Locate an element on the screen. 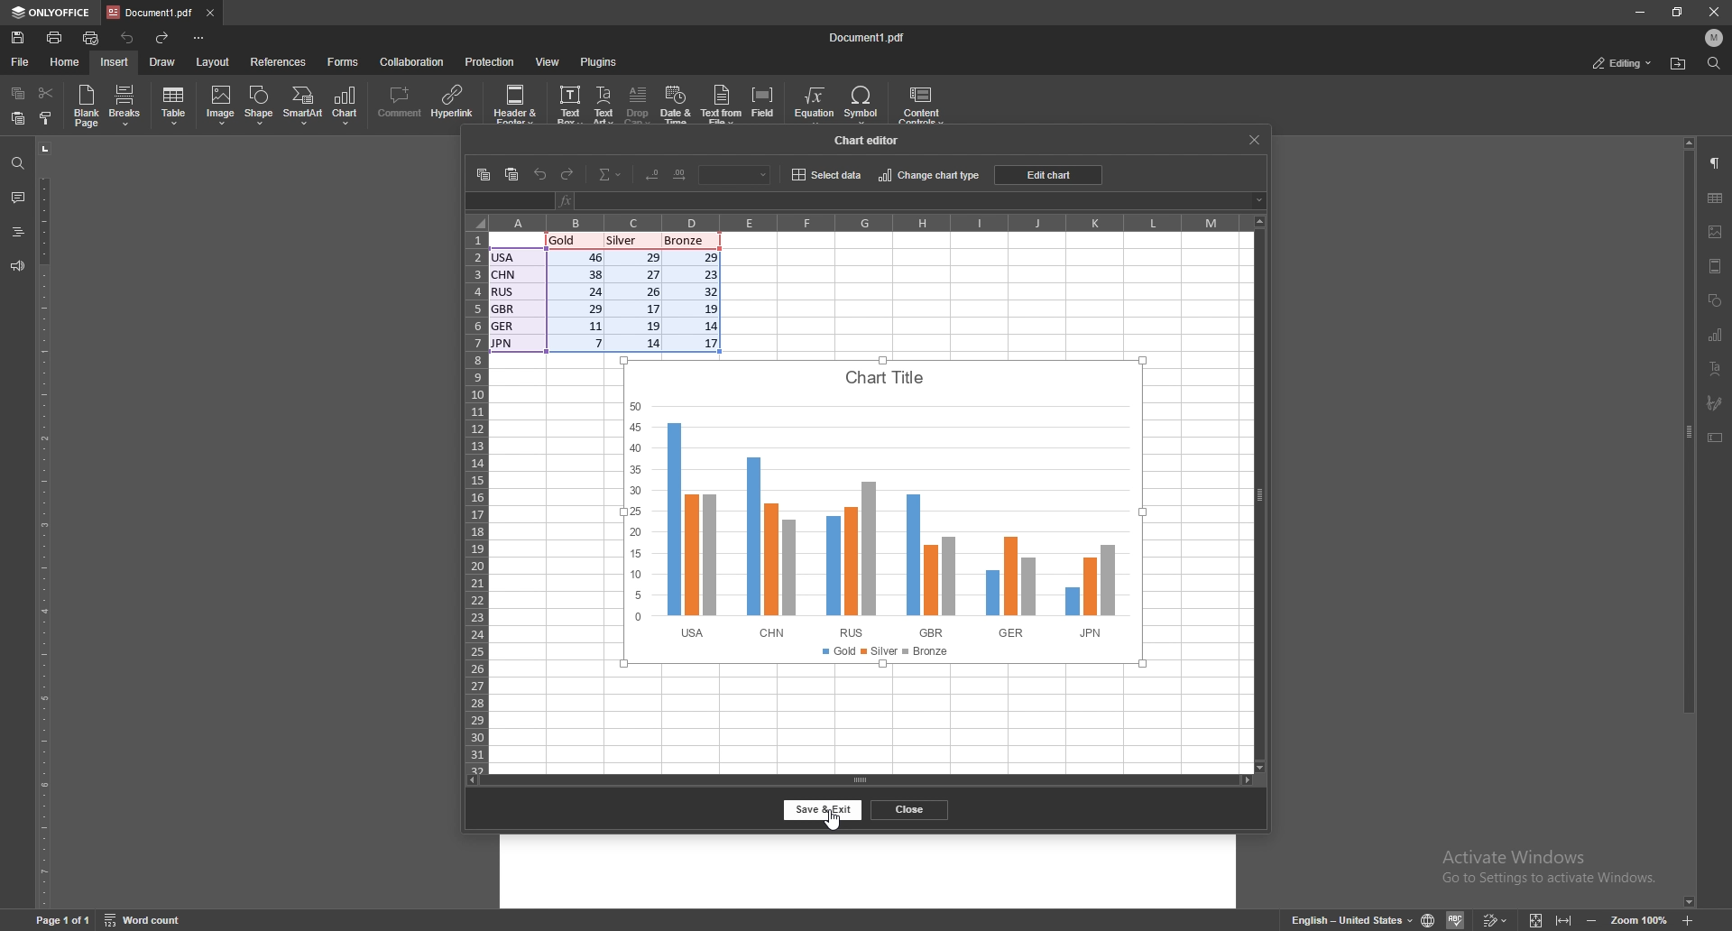 The height and width of the screenshot is (931, 1732). configure tool bar is located at coordinates (201, 38).